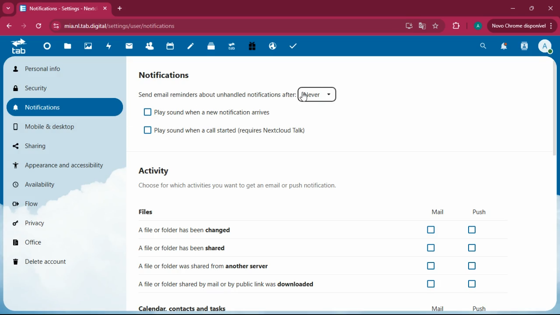  I want to click on tab, so click(232, 48).